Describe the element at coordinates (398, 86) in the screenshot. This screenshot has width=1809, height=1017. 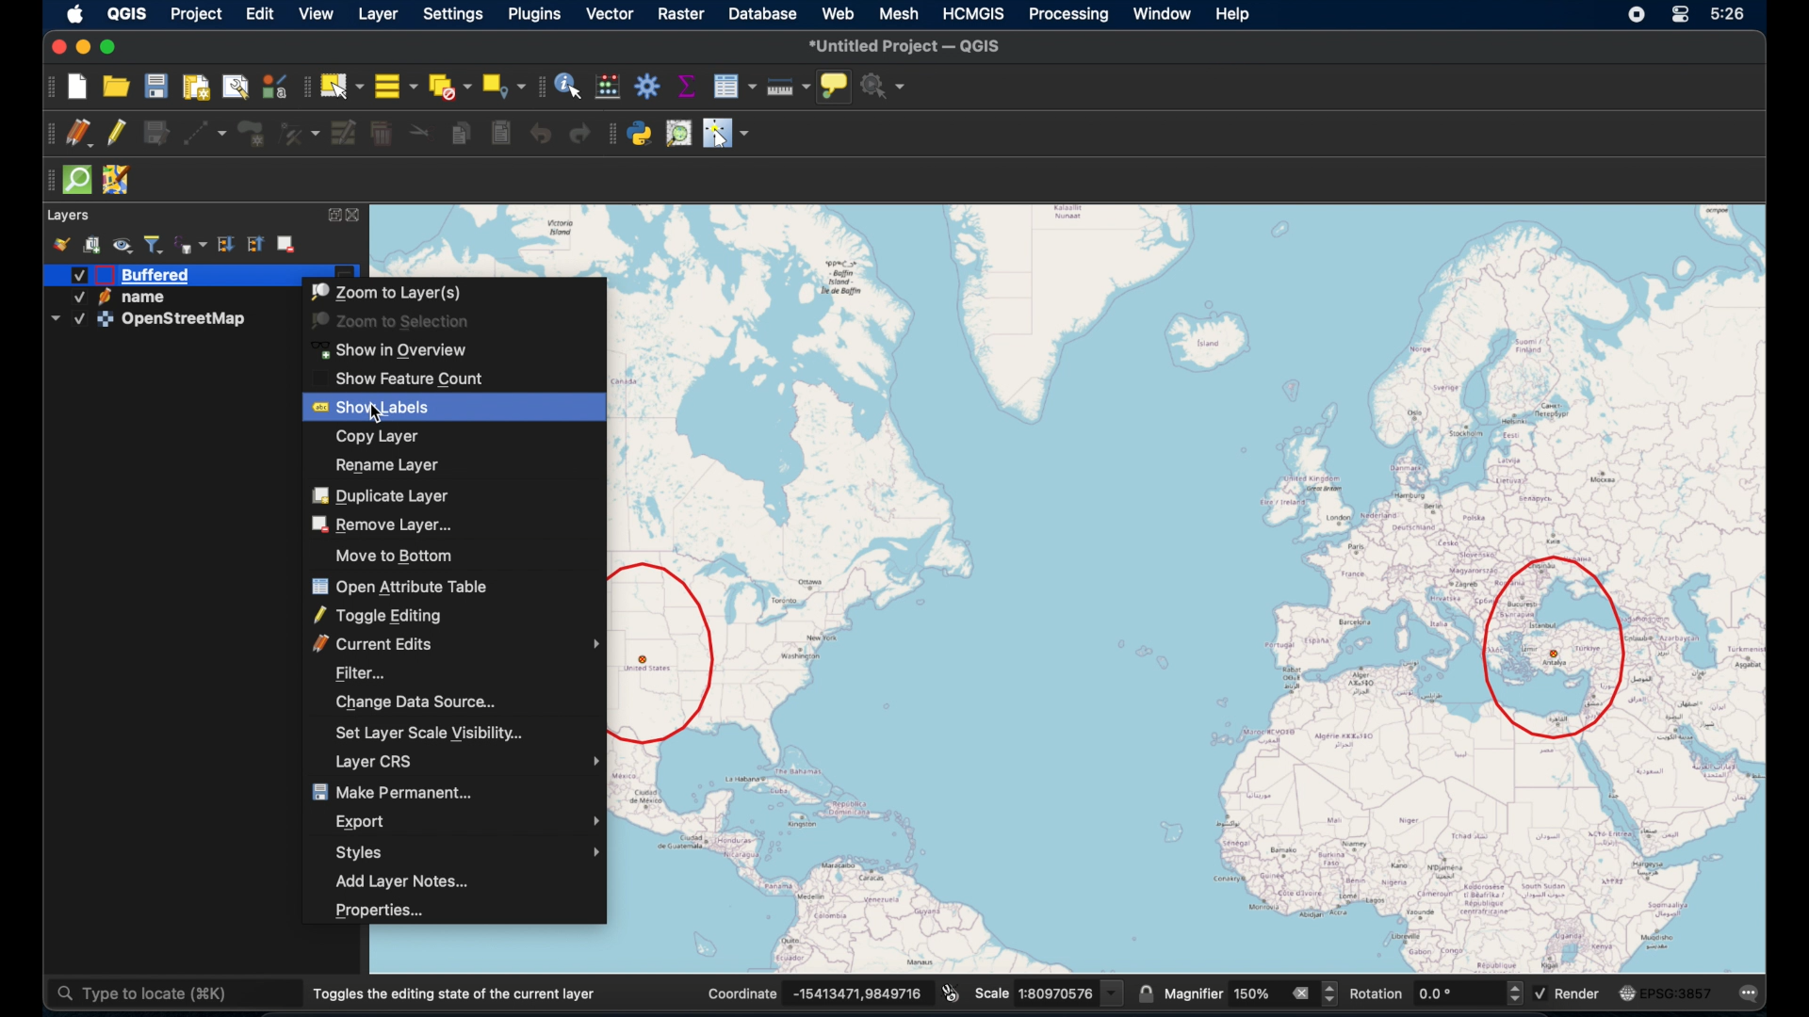
I see `select all features` at that location.